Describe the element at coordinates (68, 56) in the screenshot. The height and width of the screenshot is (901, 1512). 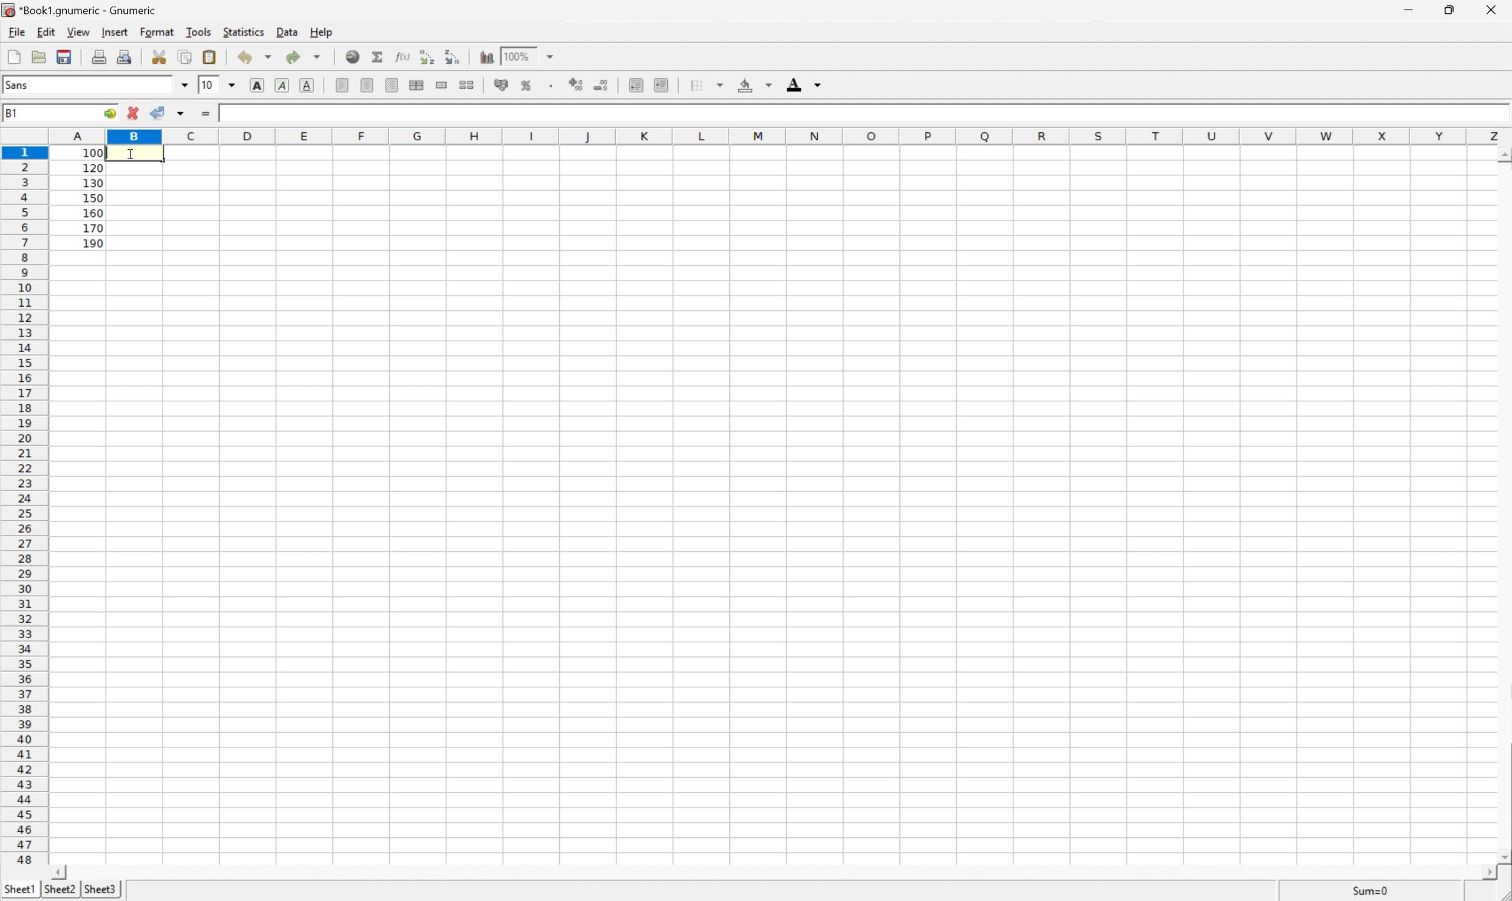
I see `Save current workbook` at that location.